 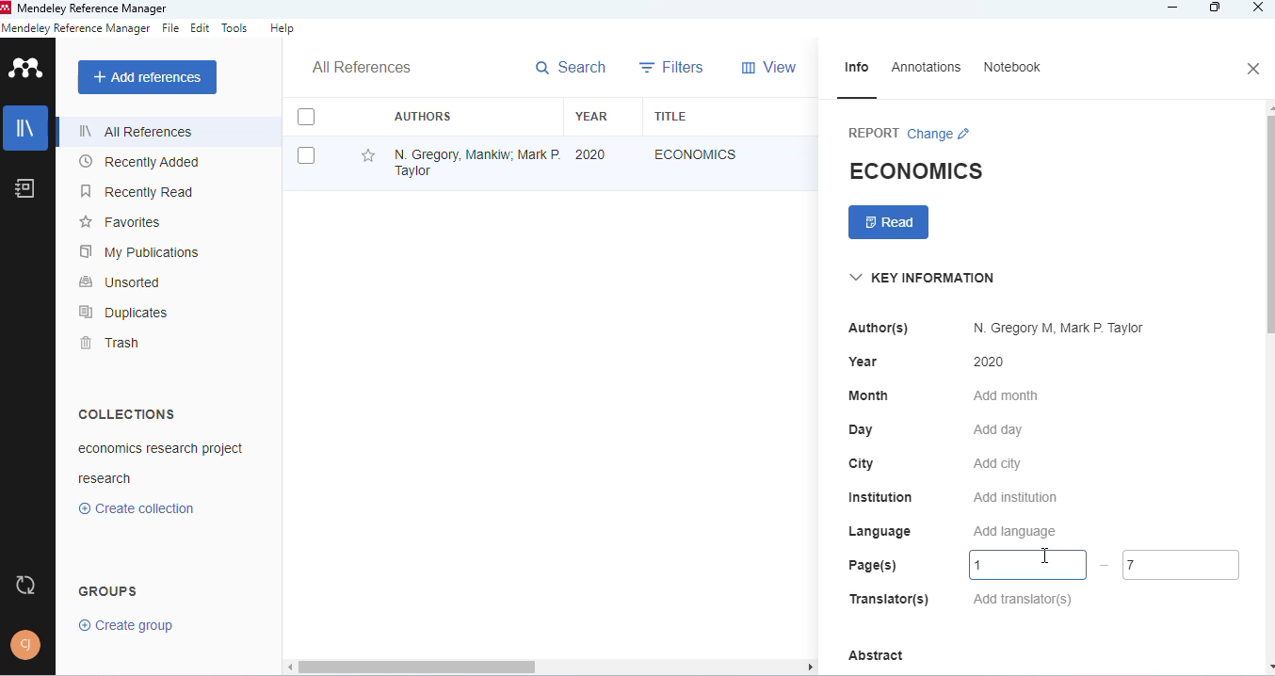 What do you see at coordinates (1104, 565) in the screenshot?
I see `-` at bounding box center [1104, 565].